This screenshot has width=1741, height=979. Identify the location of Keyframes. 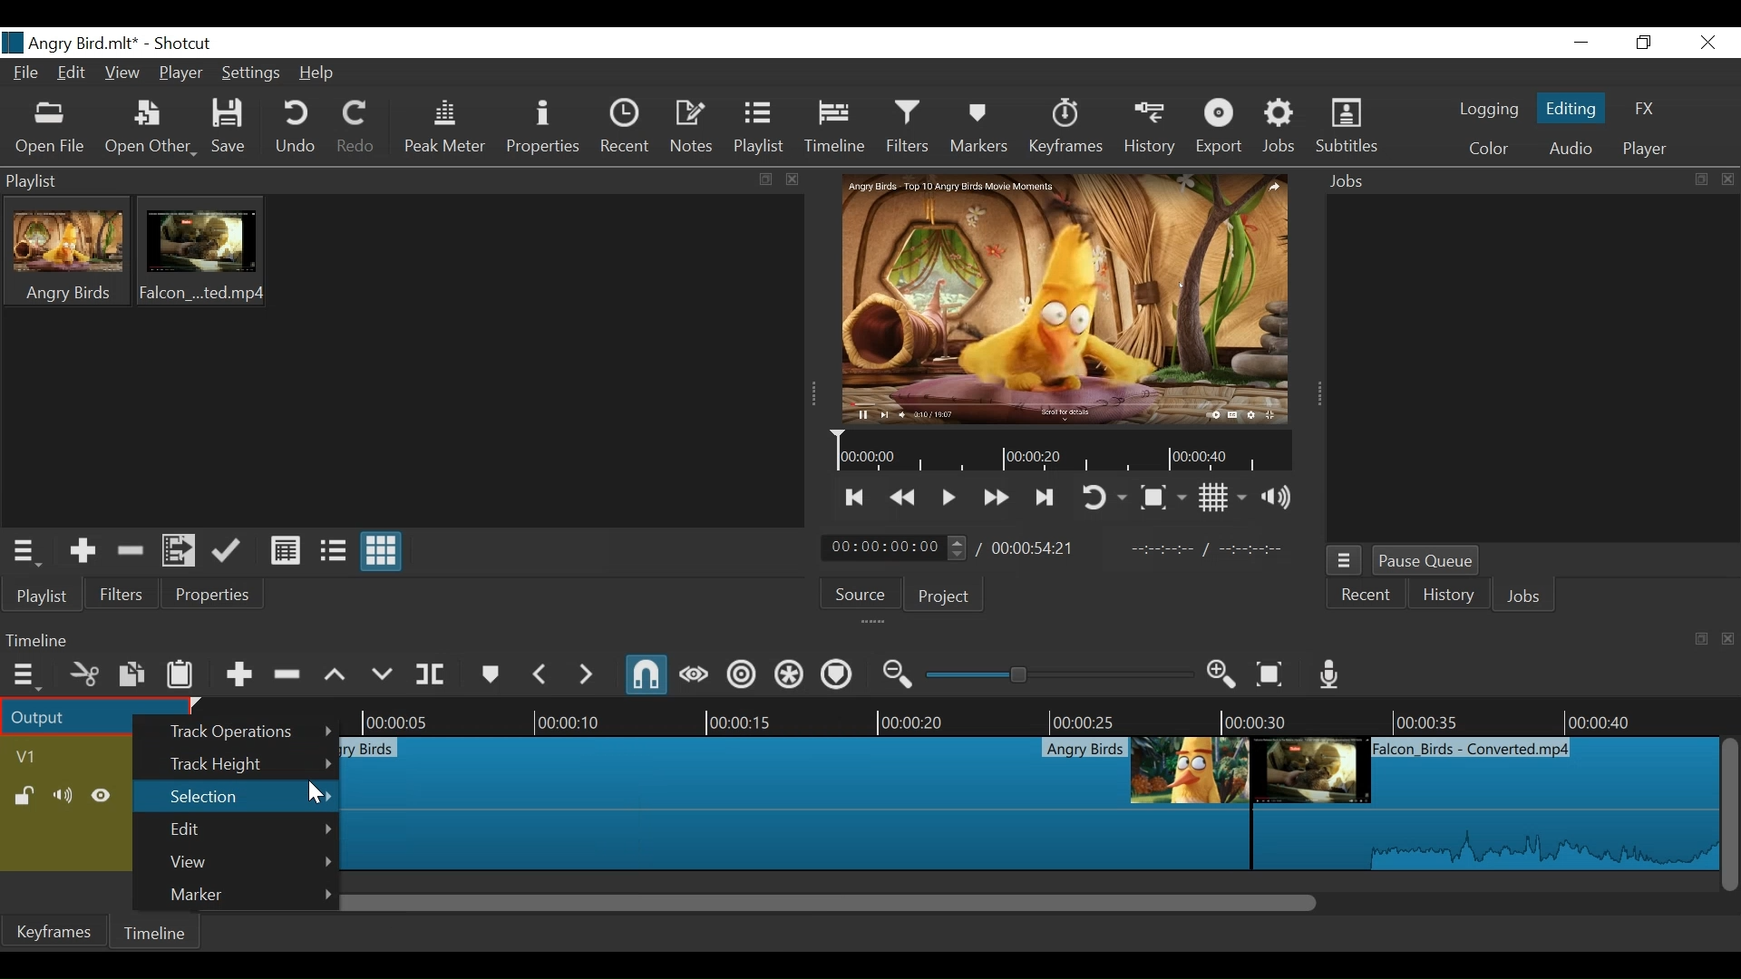
(1065, 128).